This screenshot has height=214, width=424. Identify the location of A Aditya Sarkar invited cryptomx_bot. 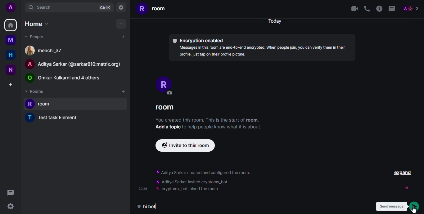
(193, 182).